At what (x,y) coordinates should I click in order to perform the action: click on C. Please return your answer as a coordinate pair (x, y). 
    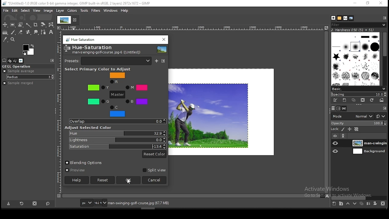
    Looking at the image, I should click on (117, 111).